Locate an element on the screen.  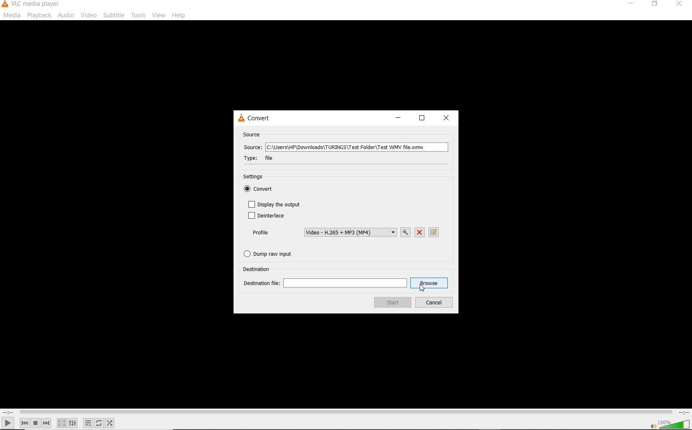
close is located at coordinates (678, 5).